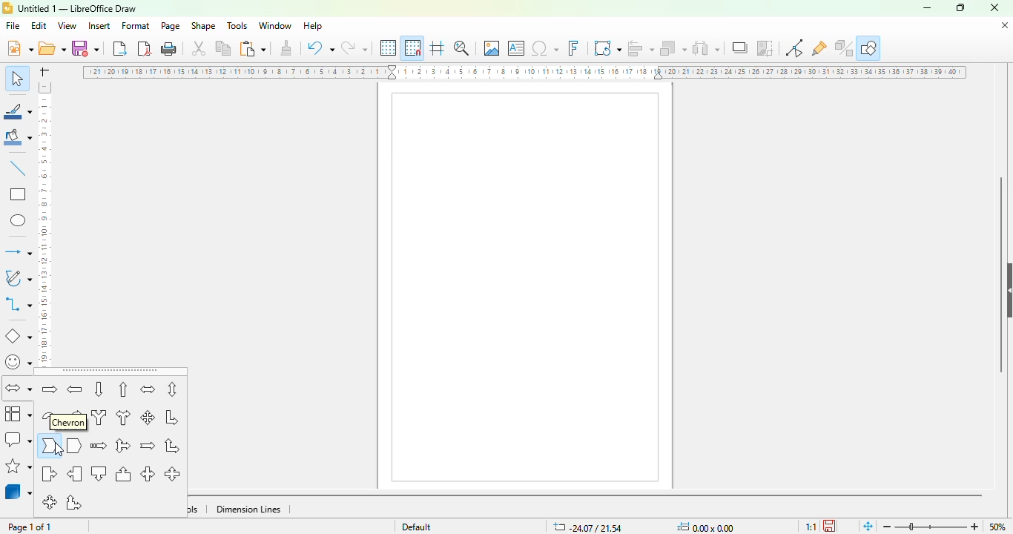 The image size is (1013, 534). Describe the element at coordinates (148, 446) in the screenshot. I see `notched right arrow` at that location.